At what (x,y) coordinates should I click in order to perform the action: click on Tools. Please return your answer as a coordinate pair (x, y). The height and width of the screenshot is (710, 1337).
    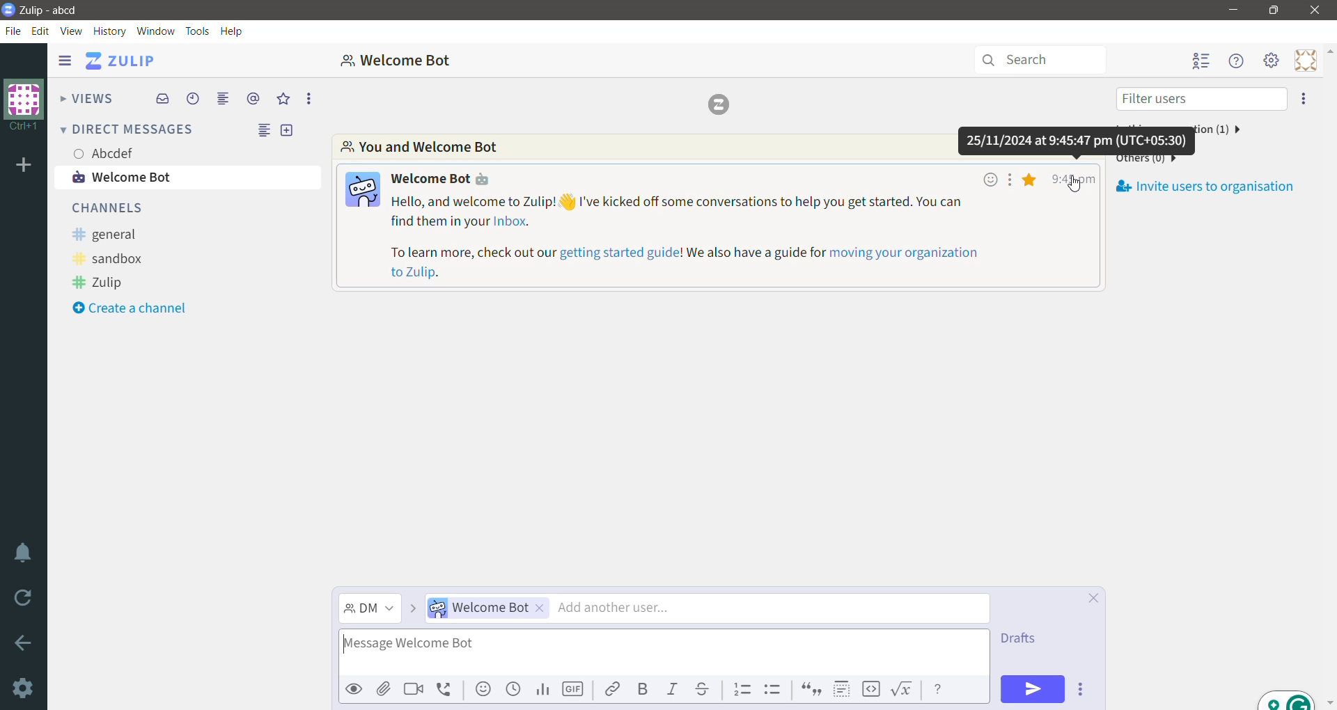
    Looking at the image, I should click on (195, 31).